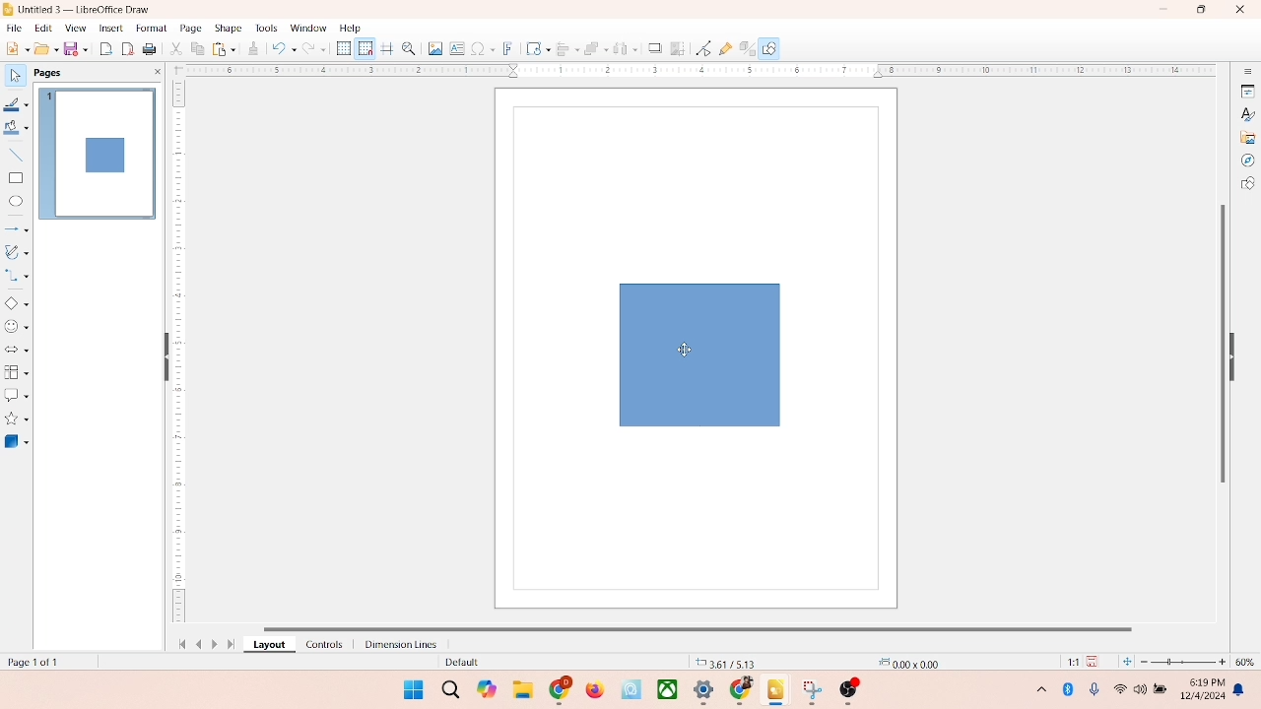 Image resolution: width=1261 pixels, height=709 pixels. What do you see at coordinates (223, 48) in the screenshot?
I see `print` at bounding box center [223, 48].